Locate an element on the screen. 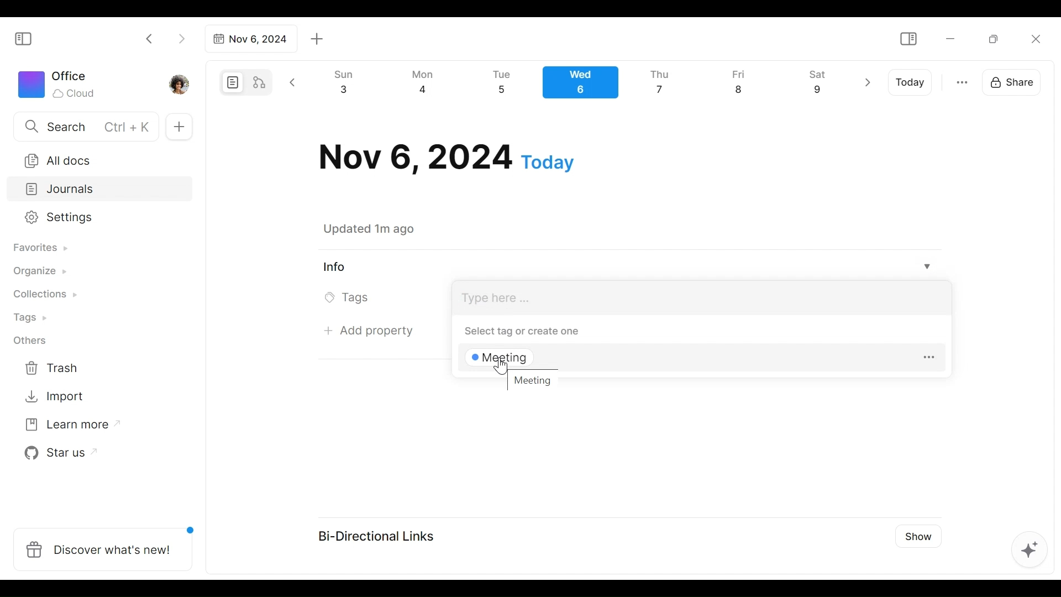 The width and height of the screenshot is (1061, 597). Others is located at coordinates (30, 341).